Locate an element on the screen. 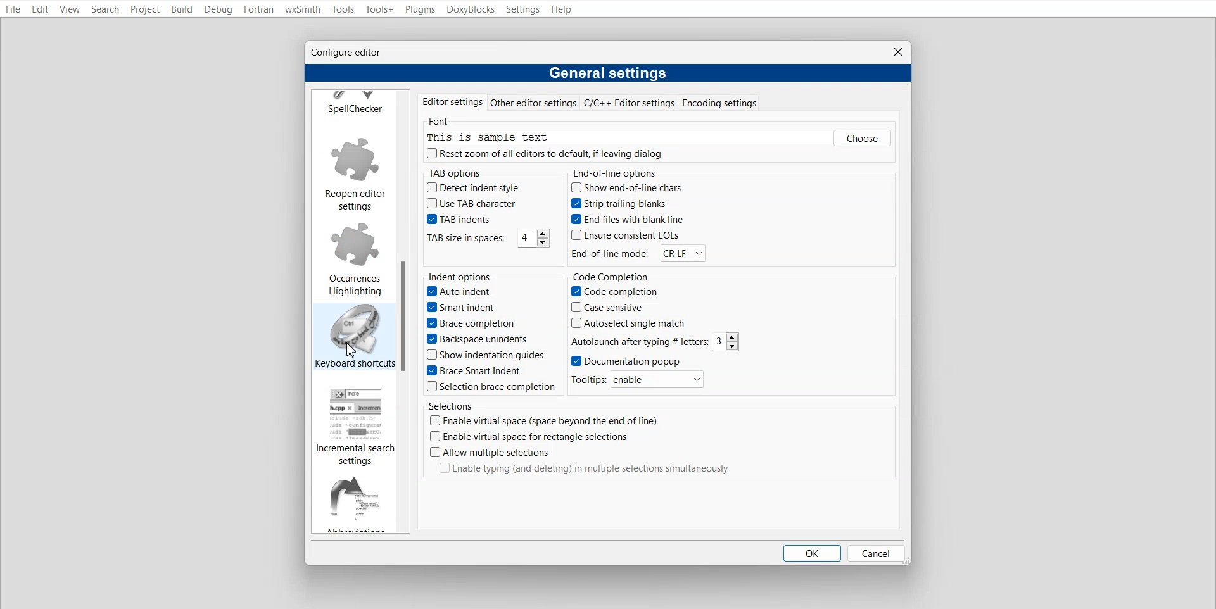 This screenshot has height=609, width=1216. View is located at coordinates (70, 9).